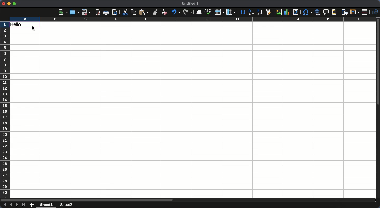  I want to click on Save, so click(86, 12).